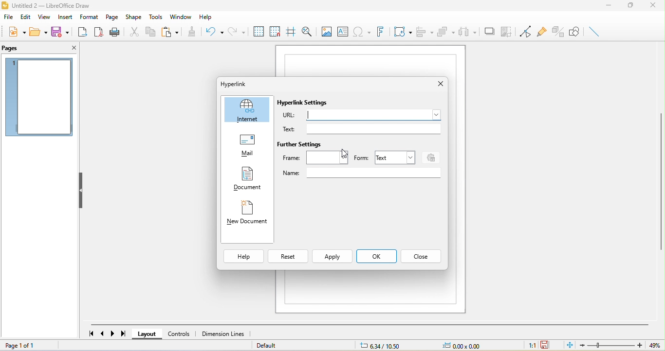 This screenshot has height=351, width=665. Describe the element at coordinates (372, 324) in the screenshot. I see `horizontal scroll bar` at that location.